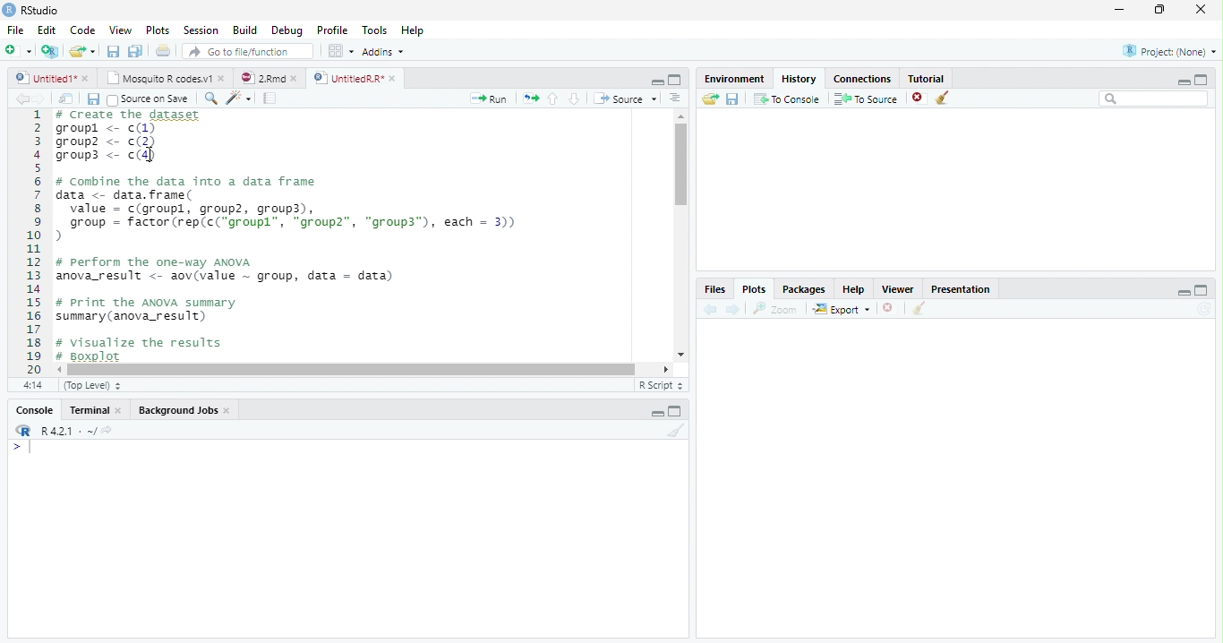 This screenshot has height=643, width=1223. Describe the element at coordinates (627, 99) in the screenshot. I see `Source` at that location.